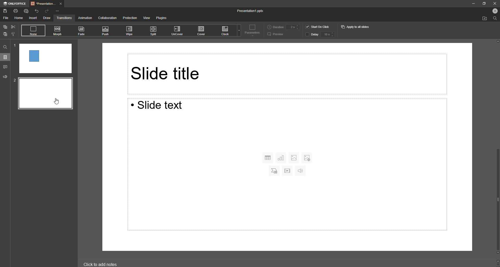 This screenshot has height=267, width=500. Describe the element at coordinates (7, 67) in the screenshot. I see `Comments` at that location.